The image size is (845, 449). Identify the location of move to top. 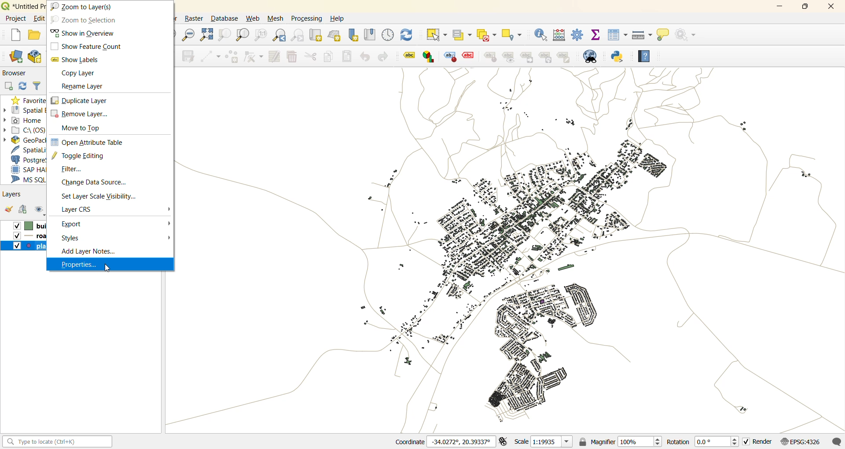
(85, 129).